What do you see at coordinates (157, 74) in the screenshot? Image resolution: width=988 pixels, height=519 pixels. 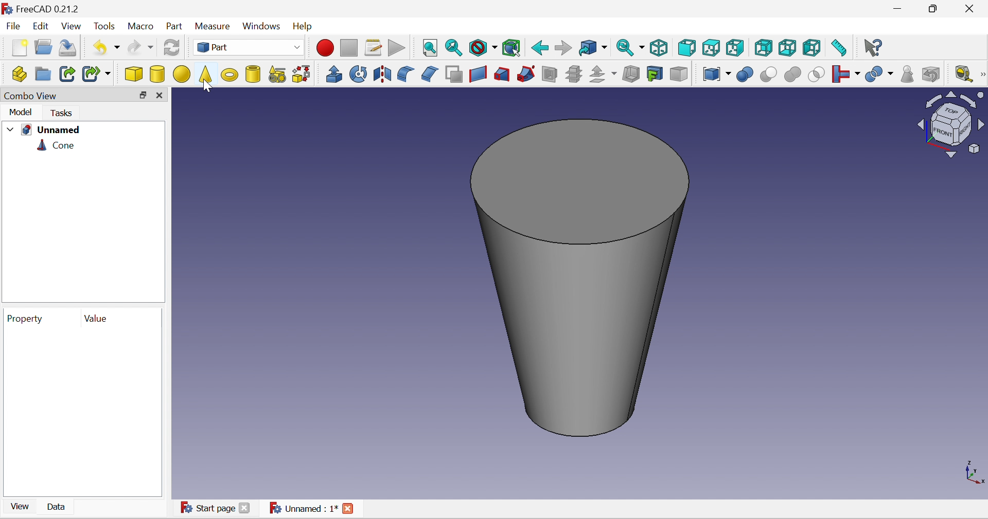 I see `Cylinder` at bounding box center [157, 74].